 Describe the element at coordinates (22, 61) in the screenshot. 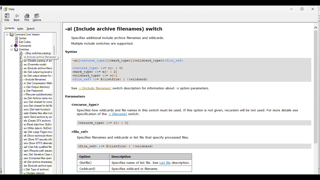

I see `Cursor` at that location.